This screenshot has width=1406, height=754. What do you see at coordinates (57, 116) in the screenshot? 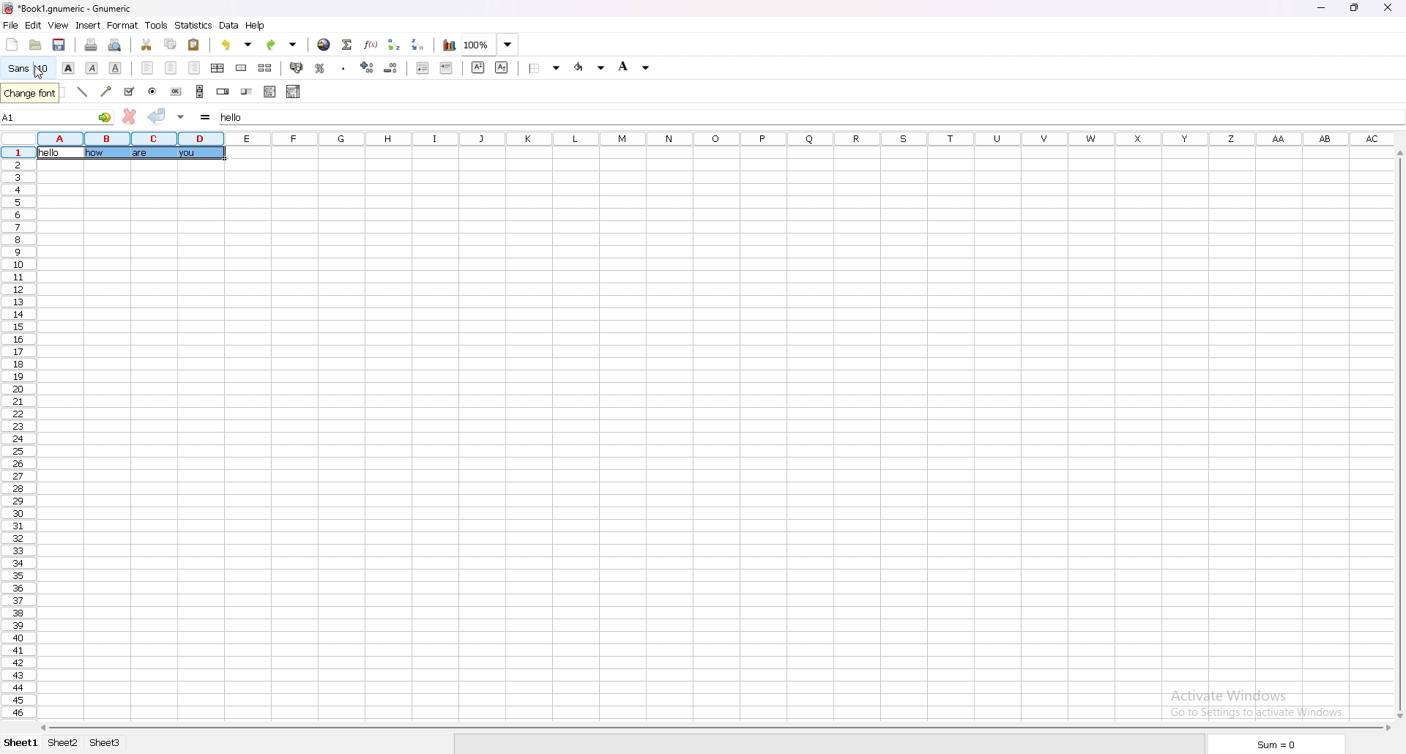
I see `selected cell` at bounding box center [57, 116].